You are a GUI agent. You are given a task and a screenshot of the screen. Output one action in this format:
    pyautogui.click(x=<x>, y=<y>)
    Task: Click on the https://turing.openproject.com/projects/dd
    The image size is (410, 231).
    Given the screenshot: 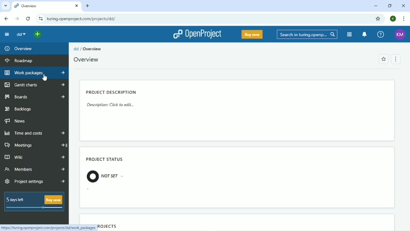 What is the action you would take?
    pyautogui.click(x=47, y=228)
    